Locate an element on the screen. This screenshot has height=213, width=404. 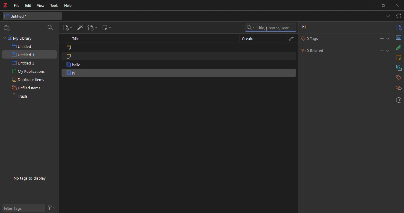
filter tags is located at coordinates (15, 208).